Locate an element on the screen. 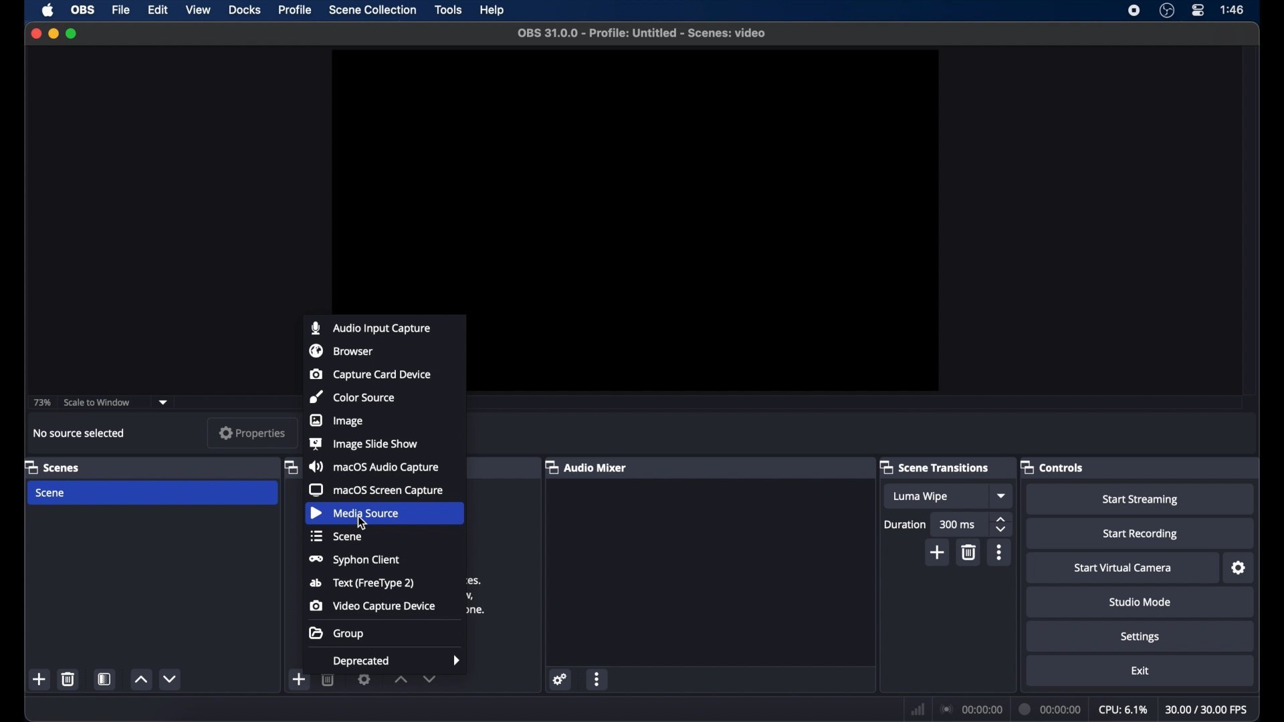  delete is located at coordinates (970, 552).